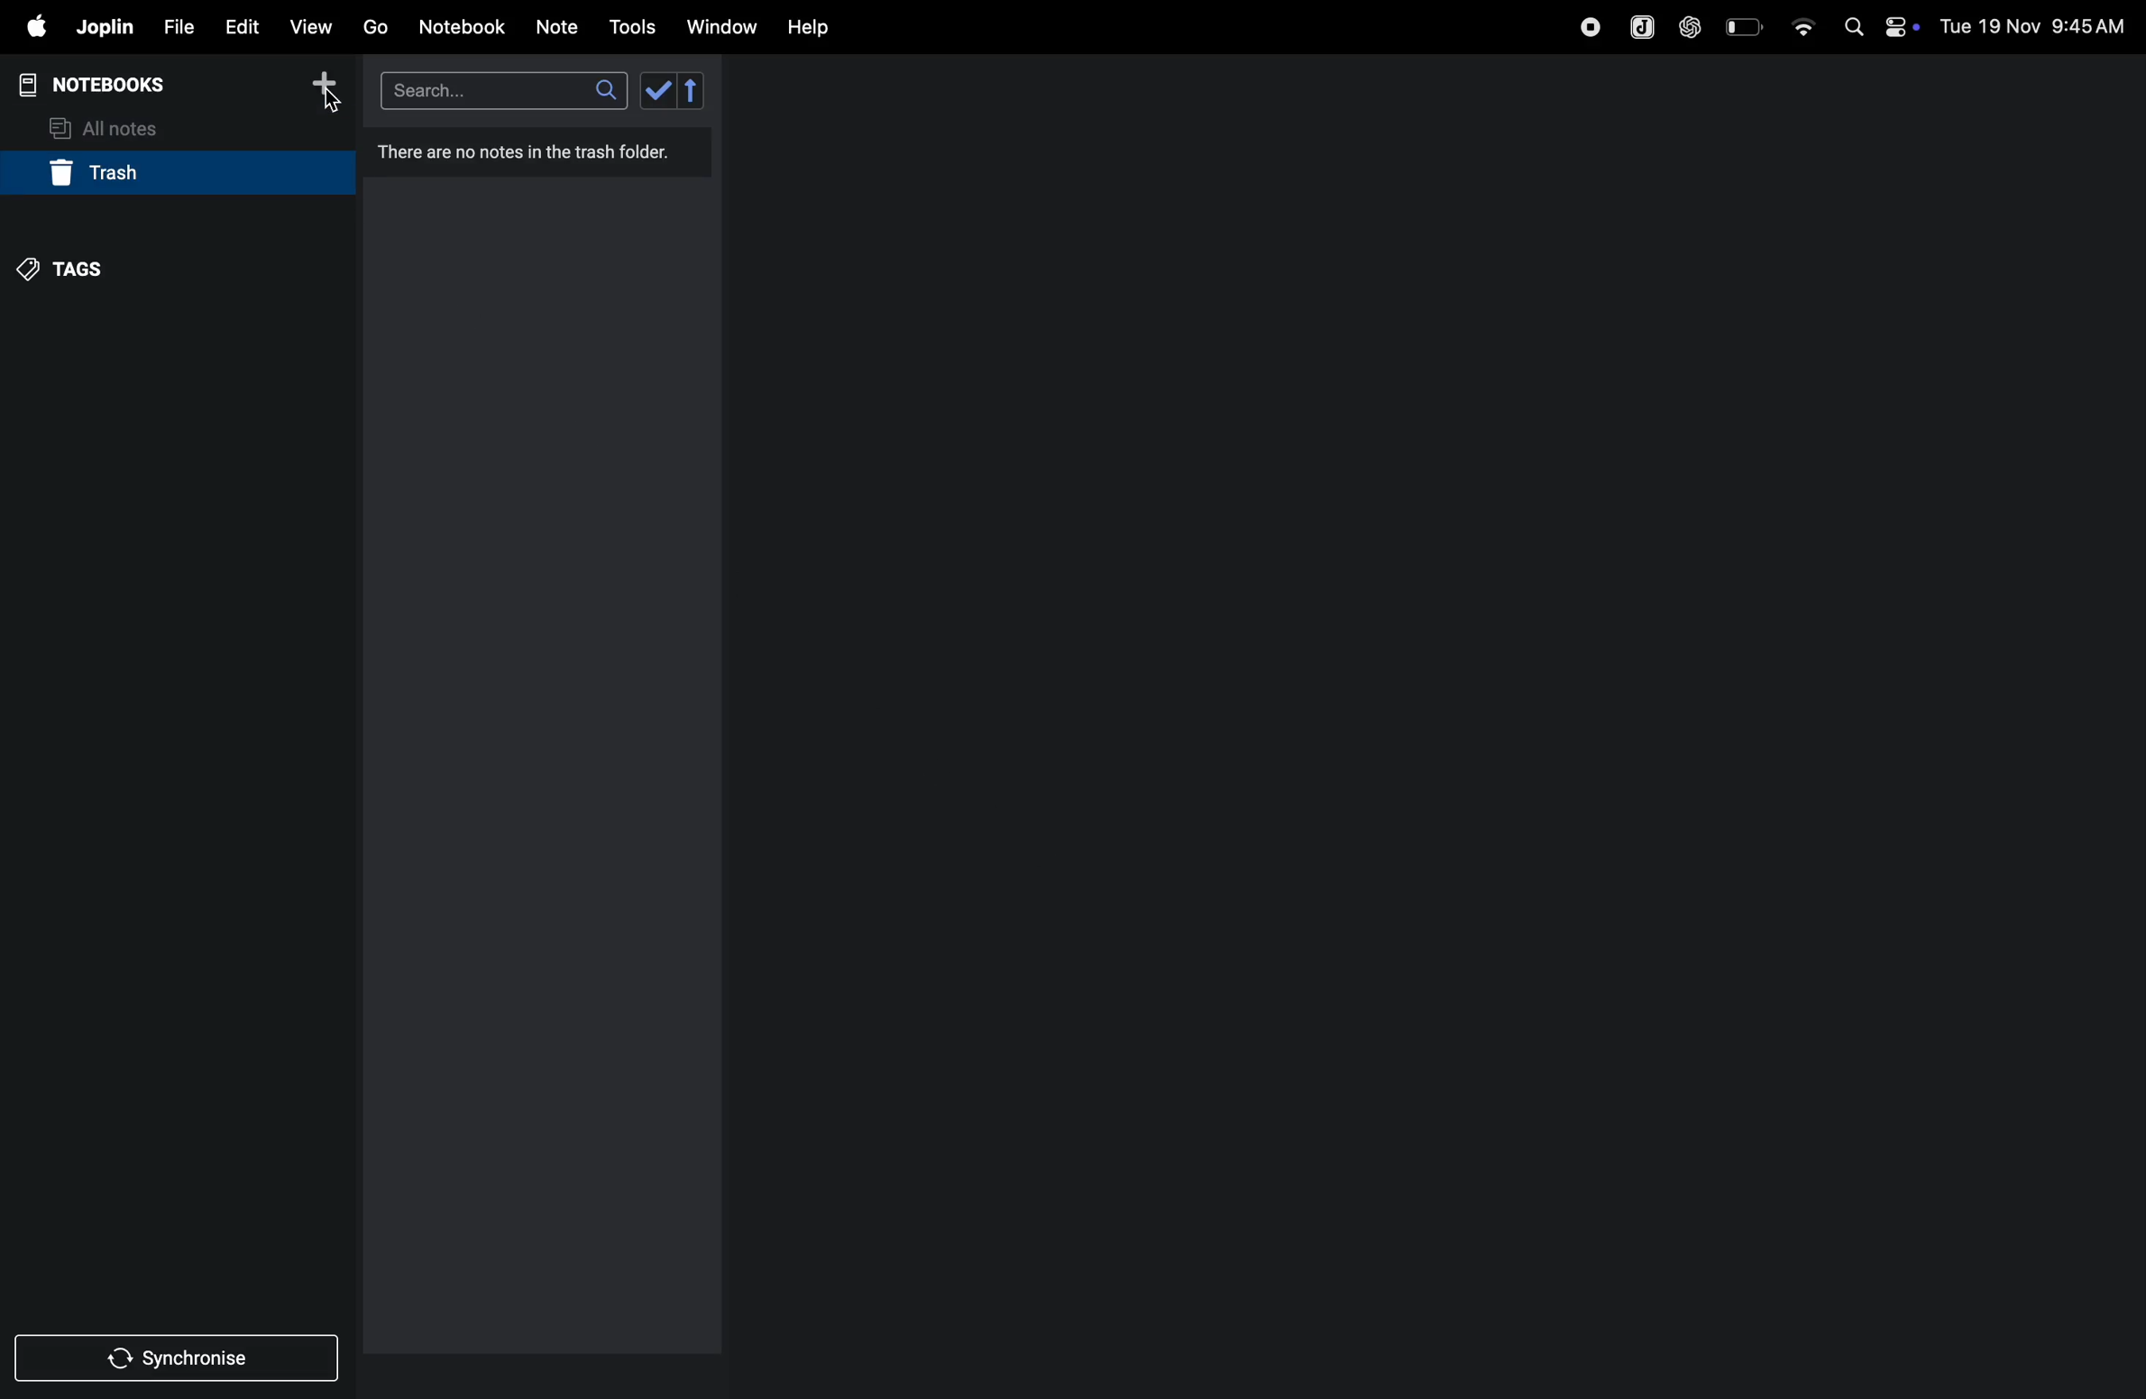 This screenshot has width=2146, height=1399. I want to click on cursor, so click(327, 112).